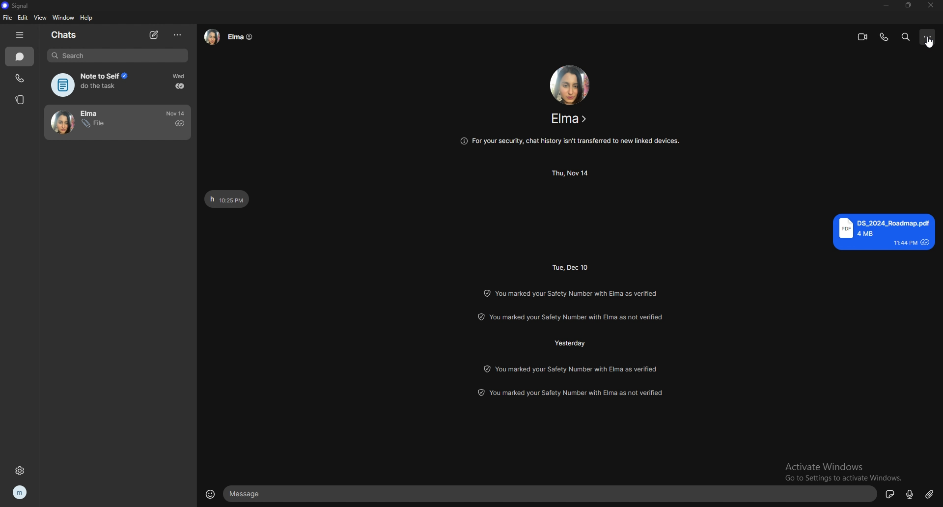 The image size is (943, 507). What do you see at coordinates (888, 5) in the screenshot?
I see `minimize` at bounding box center [888, 5].